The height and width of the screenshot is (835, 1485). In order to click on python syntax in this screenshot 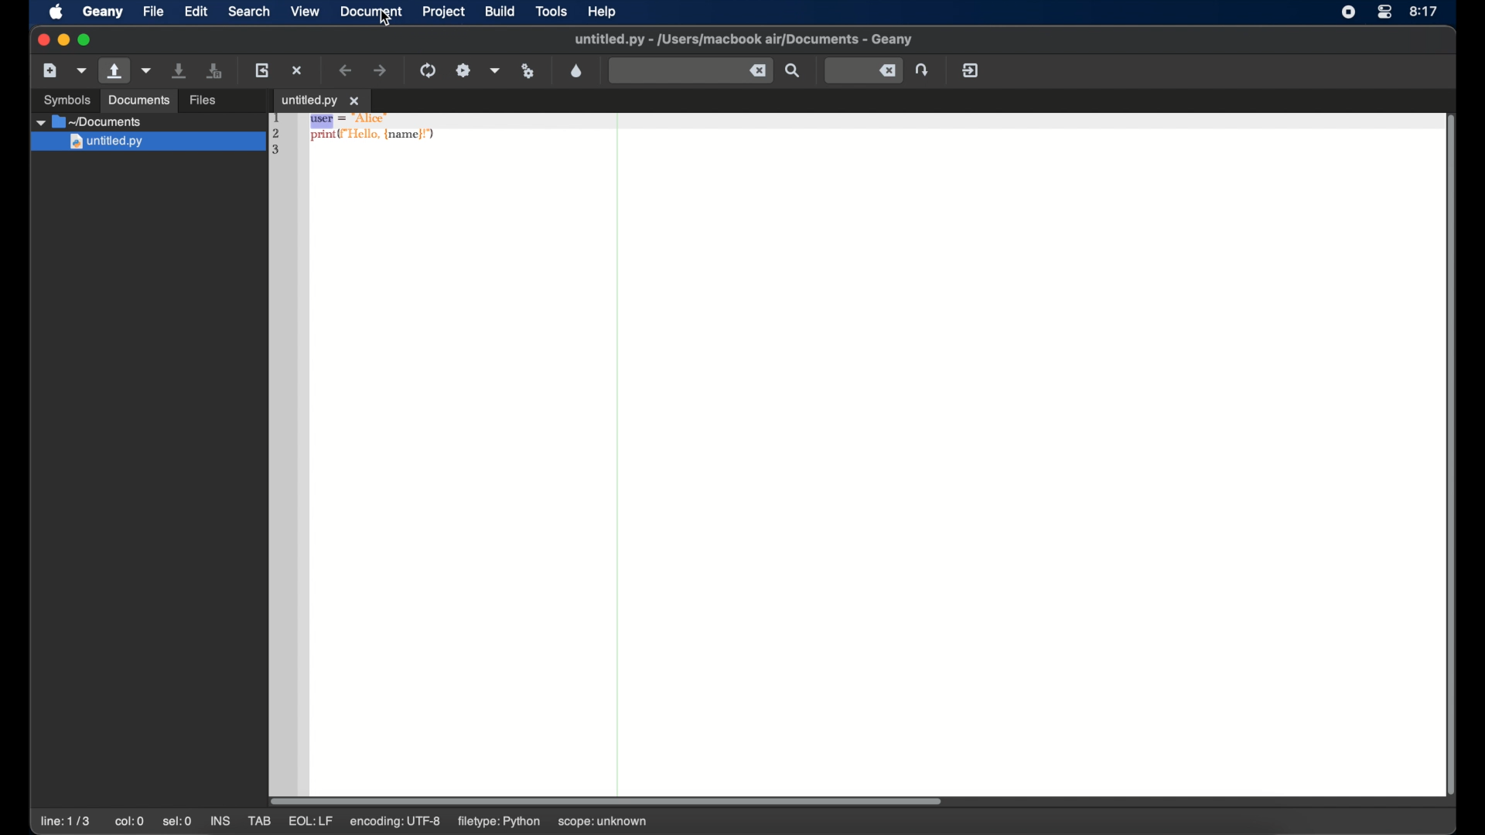, I will do `click(358, 137)`.